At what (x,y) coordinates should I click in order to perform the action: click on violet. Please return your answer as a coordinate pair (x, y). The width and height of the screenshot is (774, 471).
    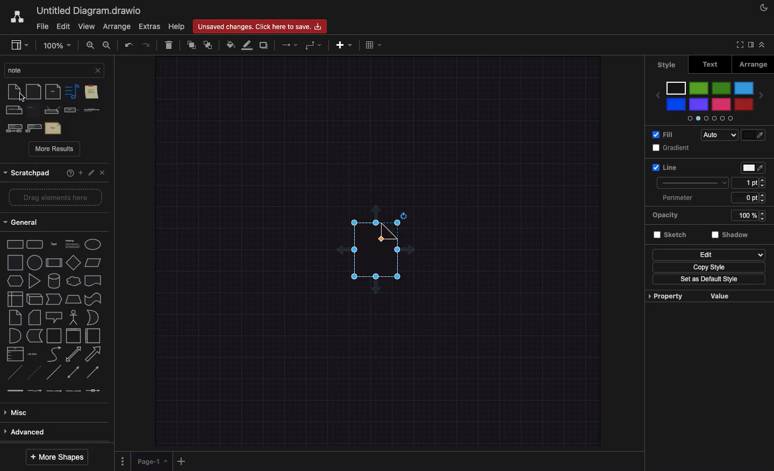
    Looking at the image, I should click on (699, 105).